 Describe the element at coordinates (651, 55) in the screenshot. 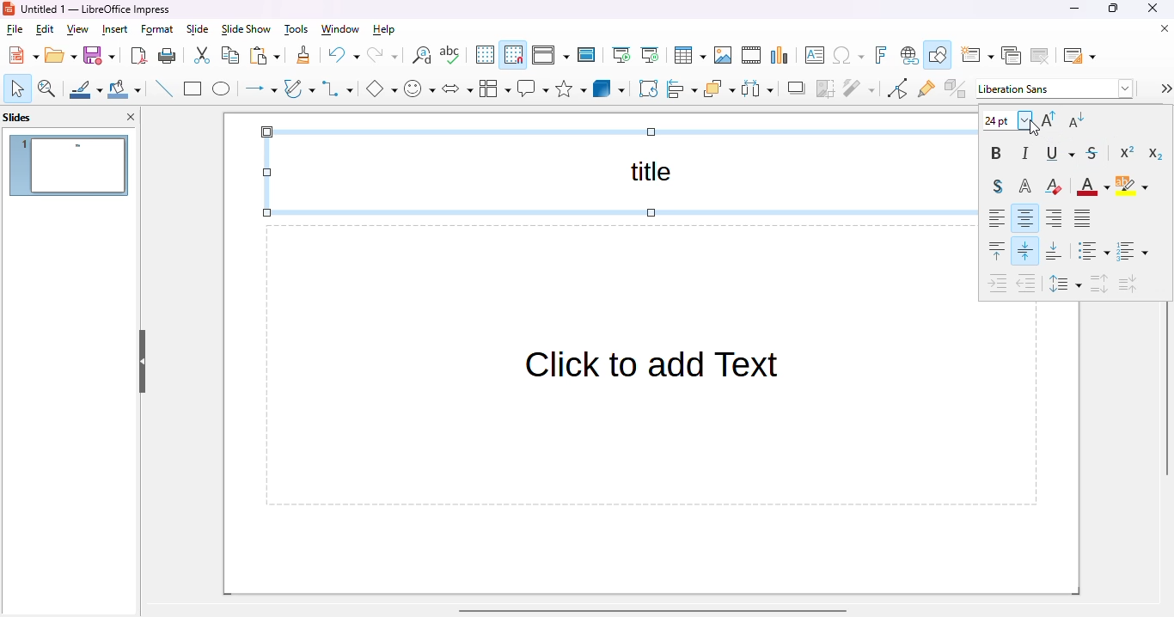

I see `start from current slide` at that location.